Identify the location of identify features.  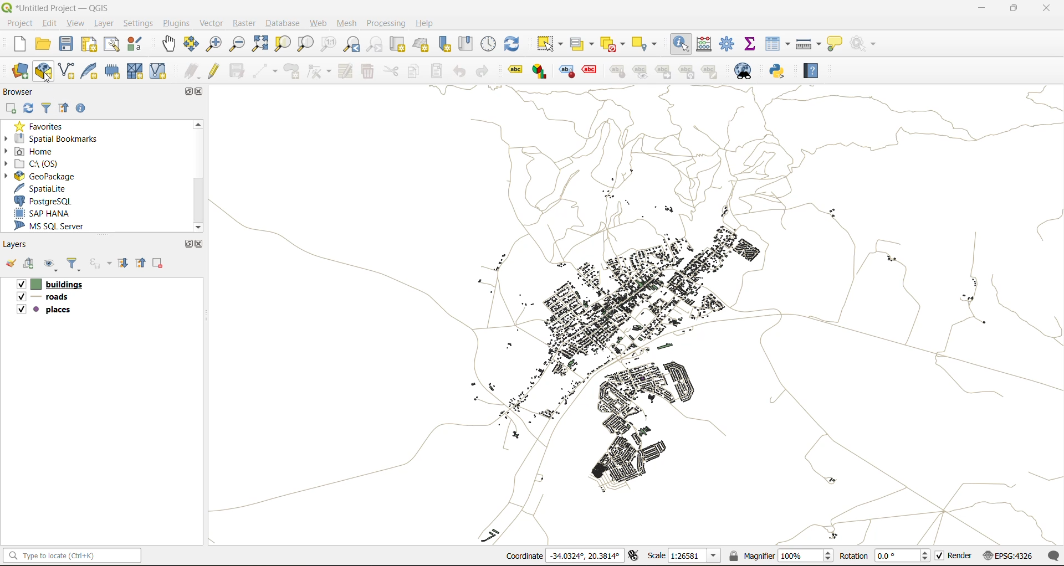
(681, 42).